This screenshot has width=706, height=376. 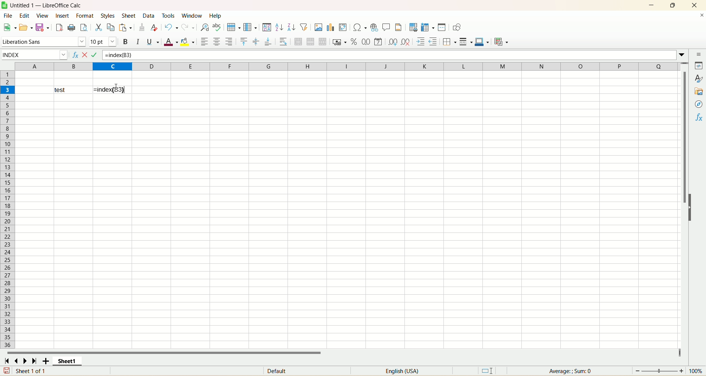 I want to click on row number, so click(x=7, y=221).